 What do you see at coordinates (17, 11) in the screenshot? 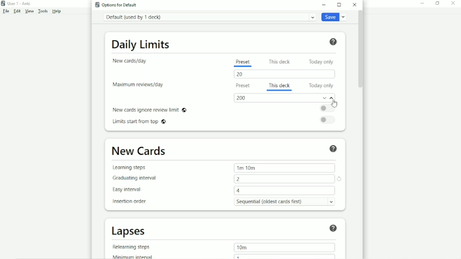
I see `Edit` at bounding box center [17, 11].